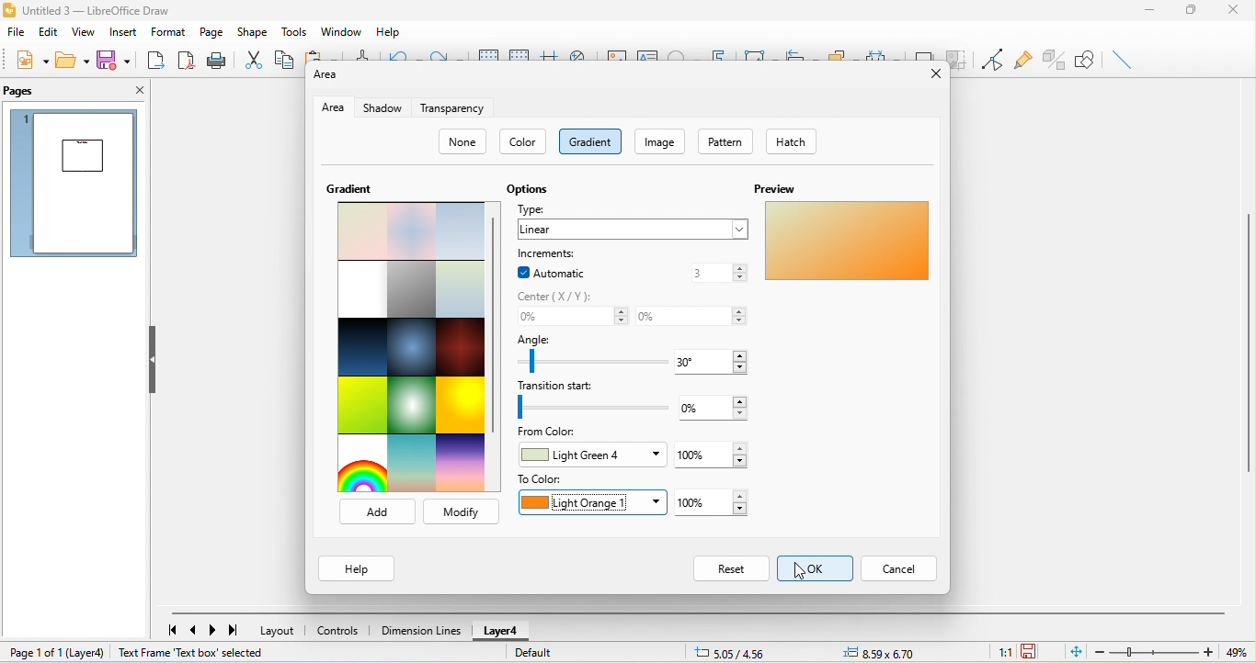 The height and width of the screenshot is (663, 1256). I want to click on sundown, so click(462, 463).